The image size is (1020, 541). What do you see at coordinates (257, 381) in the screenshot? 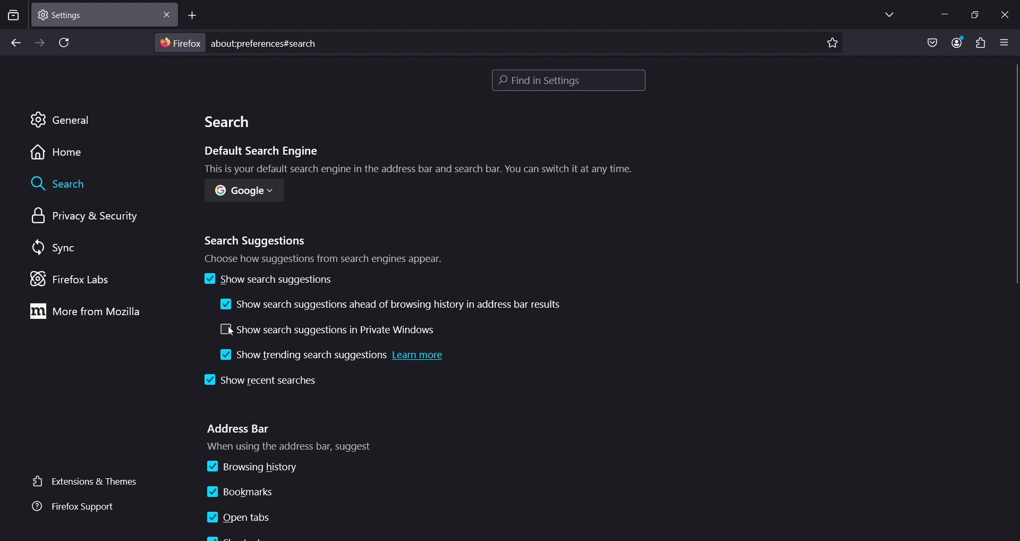
I see `show recent searches` at bounding box center [257, 381].